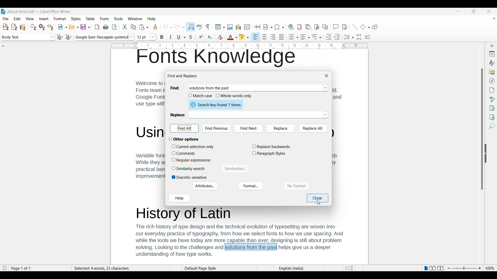 The width and height of the screenshot is (497, 279). I want to click on Styles menu, so click(76, 19).